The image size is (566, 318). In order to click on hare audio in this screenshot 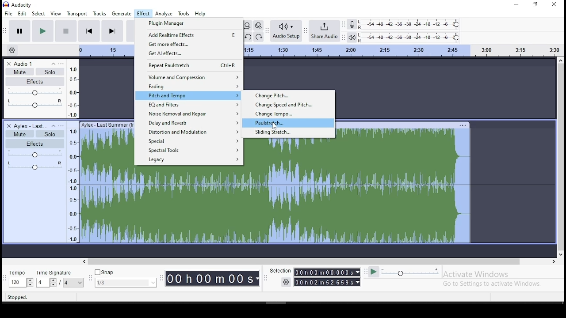, I will do `click(325, 31)`.